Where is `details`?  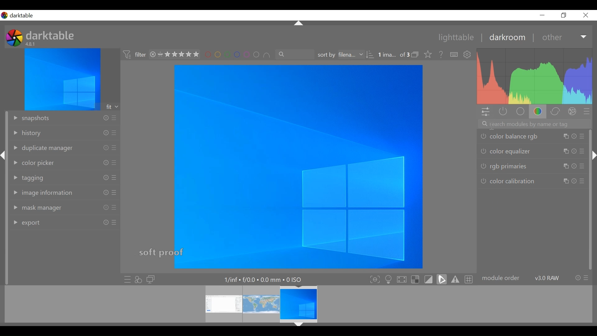
details is located at coordinates (264, 279).